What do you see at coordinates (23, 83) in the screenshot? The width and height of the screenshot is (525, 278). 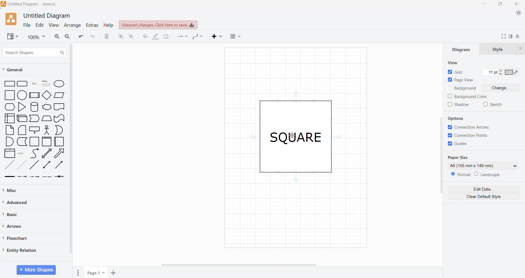 I see `Rectangle grid` at bounding box center [23, 83].